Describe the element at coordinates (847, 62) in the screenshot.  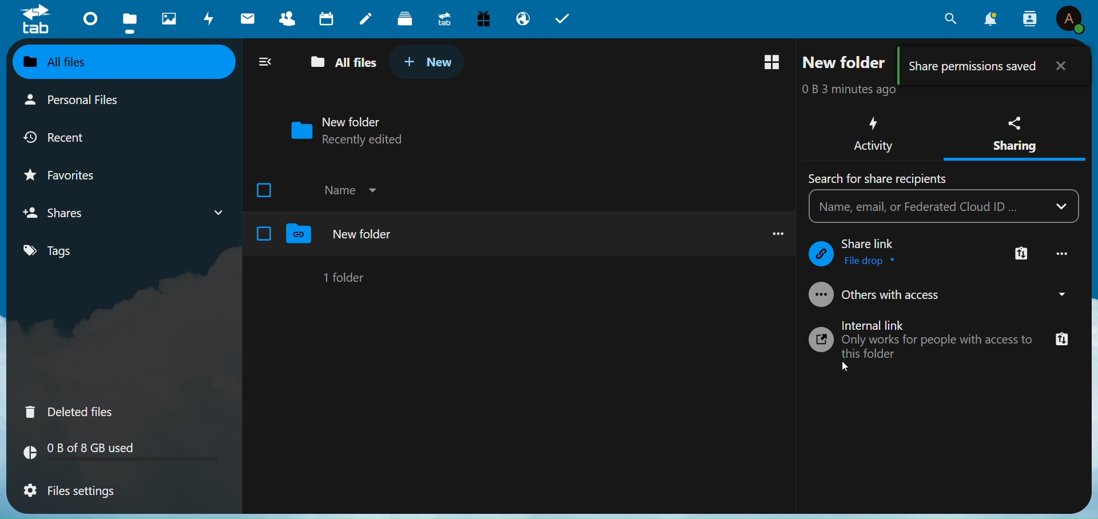
I see `New Folder` at that location.